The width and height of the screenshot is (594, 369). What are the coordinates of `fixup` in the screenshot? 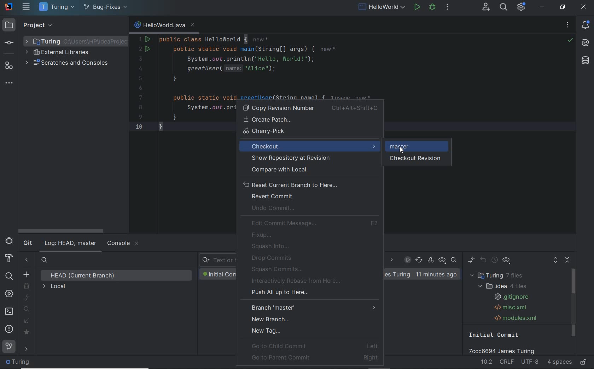 It's located at (263, 235).